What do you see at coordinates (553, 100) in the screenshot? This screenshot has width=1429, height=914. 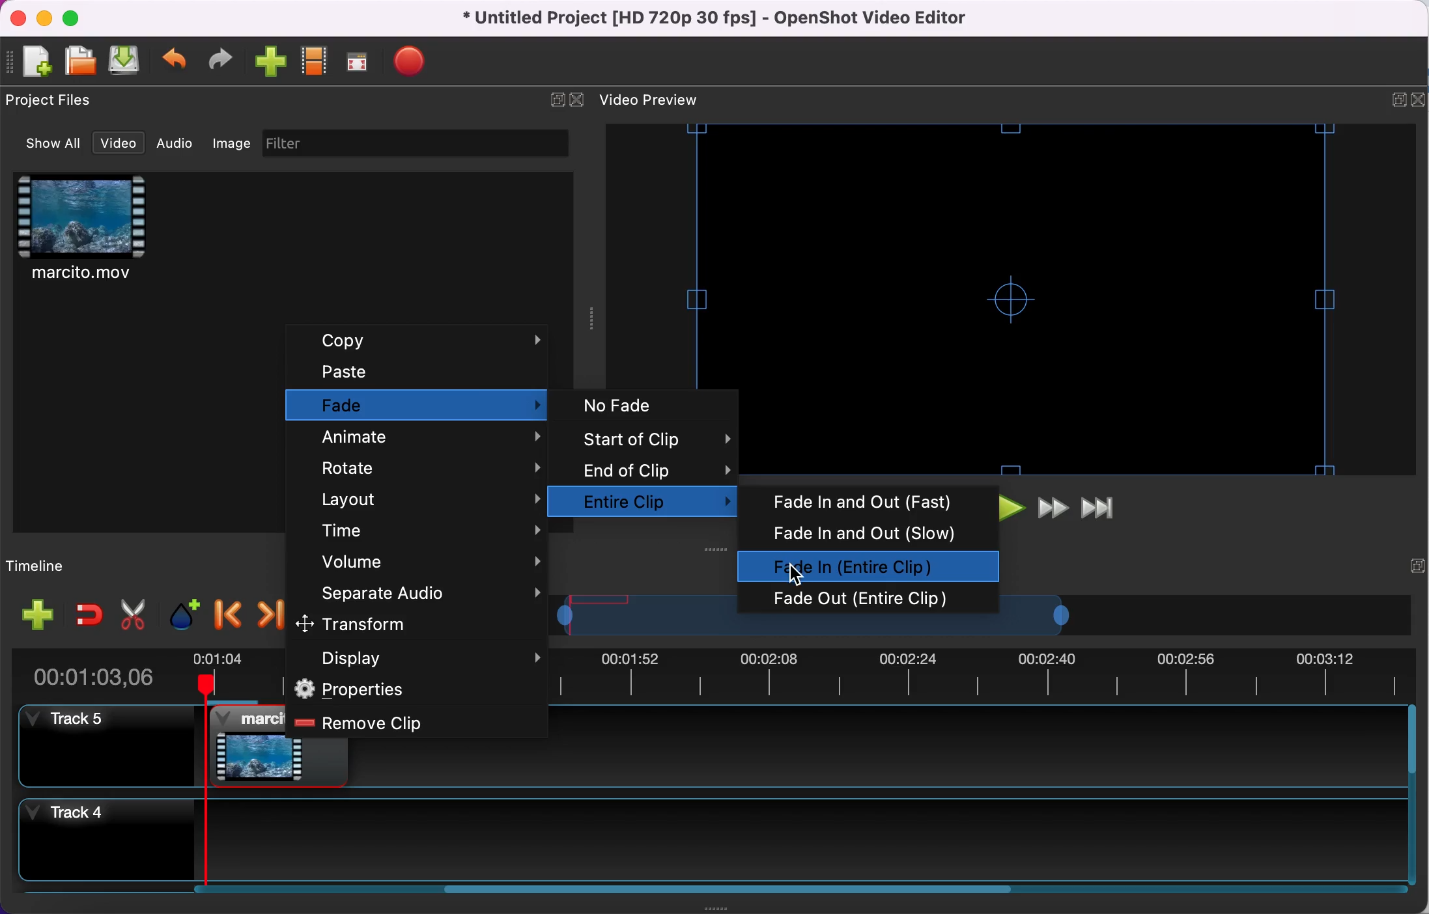 I see `expand/hide` at bounding box center [553, 100].